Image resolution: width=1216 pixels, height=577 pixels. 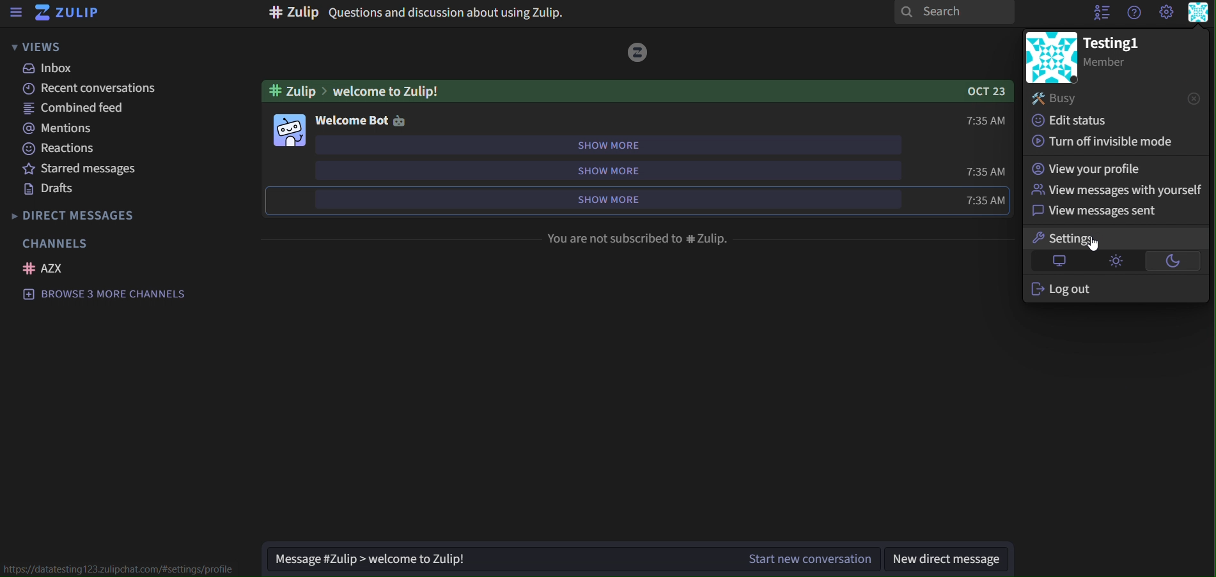 What do you see at coordinates (78, 168) in the screenshot?
I see `starred messages` at bounding box center [78, 168].